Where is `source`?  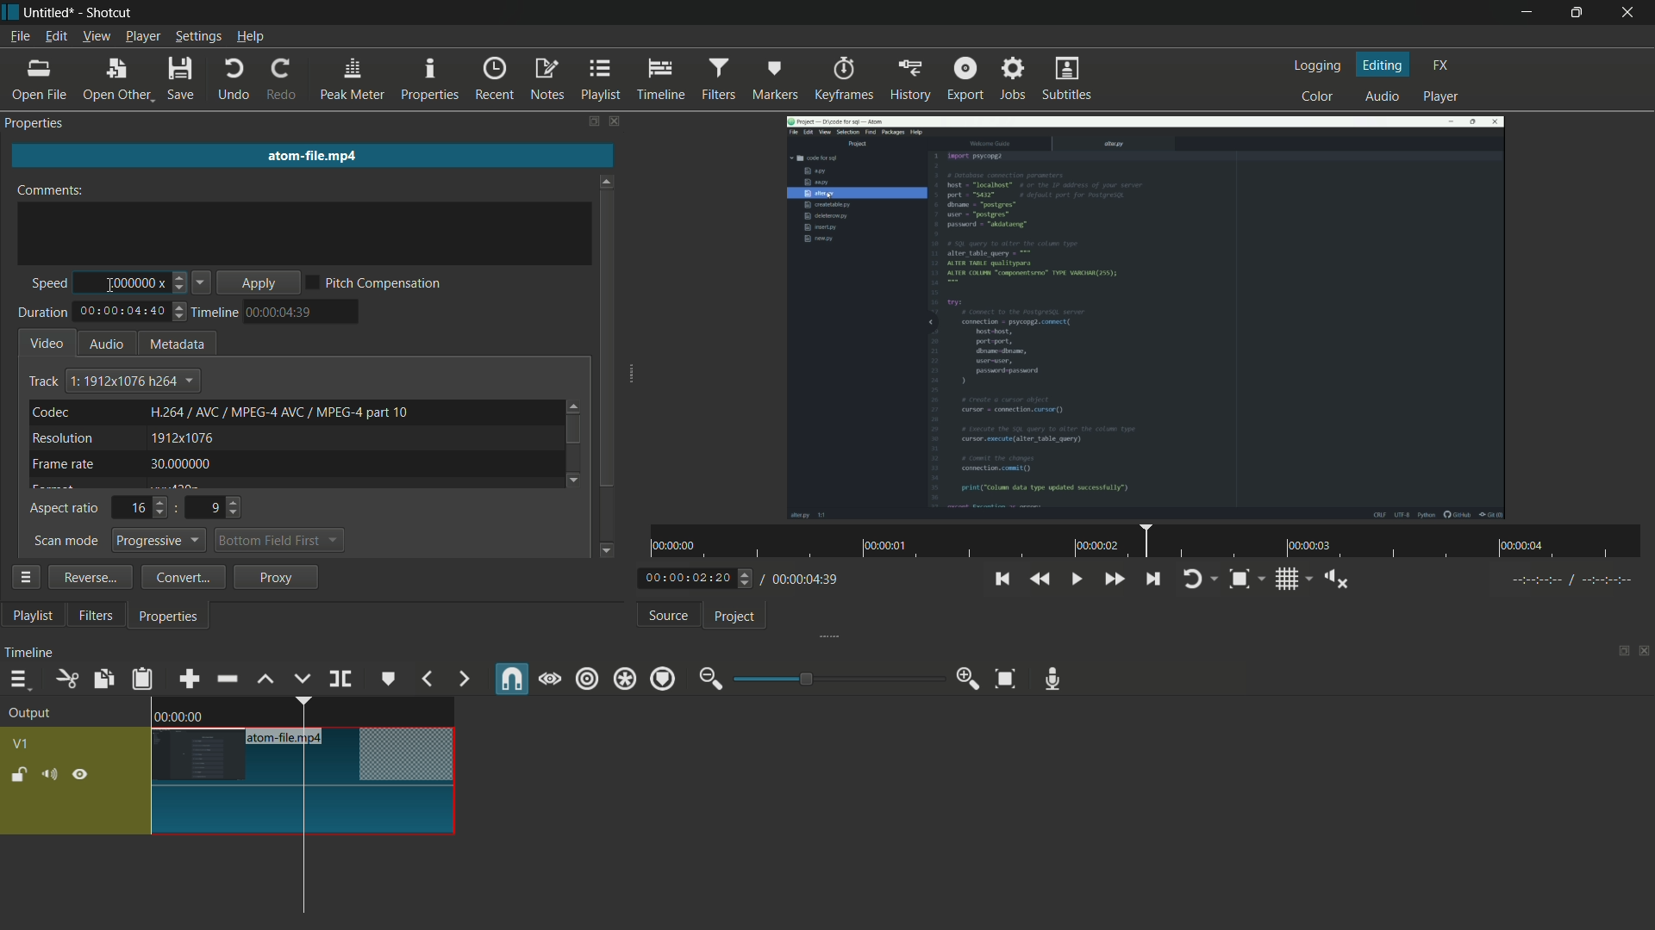 source is located at coordinates (670, 616).